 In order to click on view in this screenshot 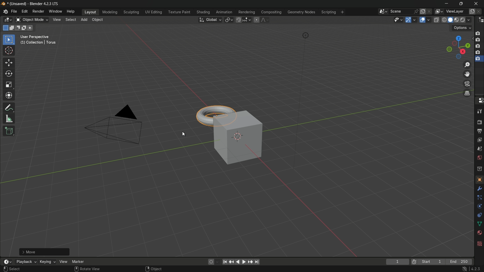, I will do `click(63, 262)`.